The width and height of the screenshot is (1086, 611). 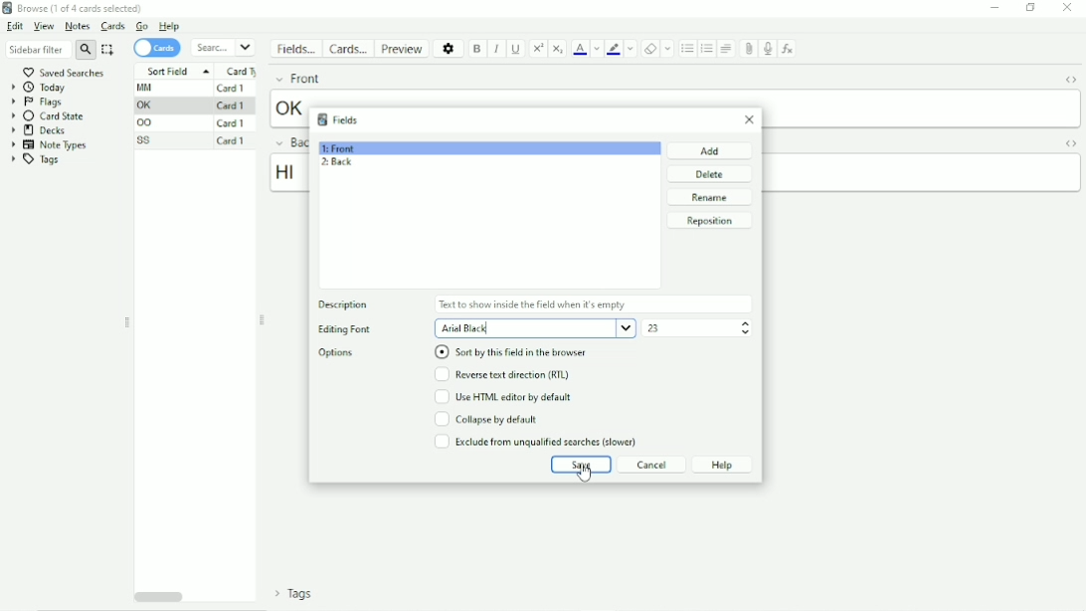 What do you see at coordinates (510, 352) in the screenshot?
I see `Sort by this field in the browser` at bounding box center [510, 352].